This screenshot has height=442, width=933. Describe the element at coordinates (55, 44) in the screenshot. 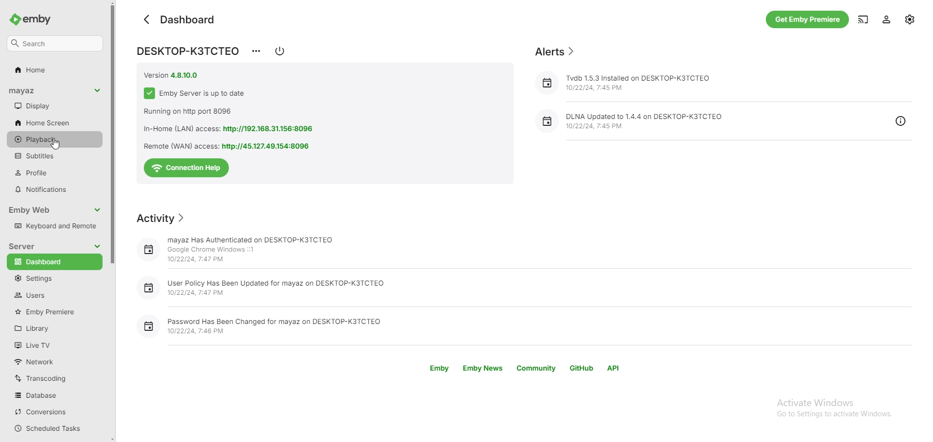

I see `search settings` at that location.